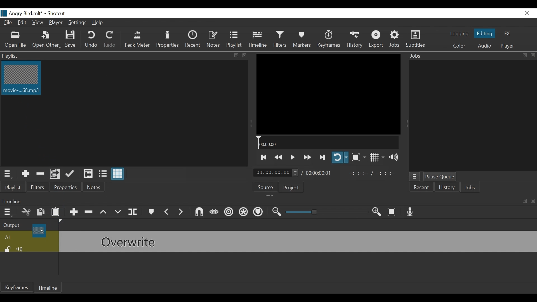 The image size is (537, 302). What do you see at coordinates (276, 213) in the screenshot?
I see `Zoom timeline out` at bounding box center [276, 213].